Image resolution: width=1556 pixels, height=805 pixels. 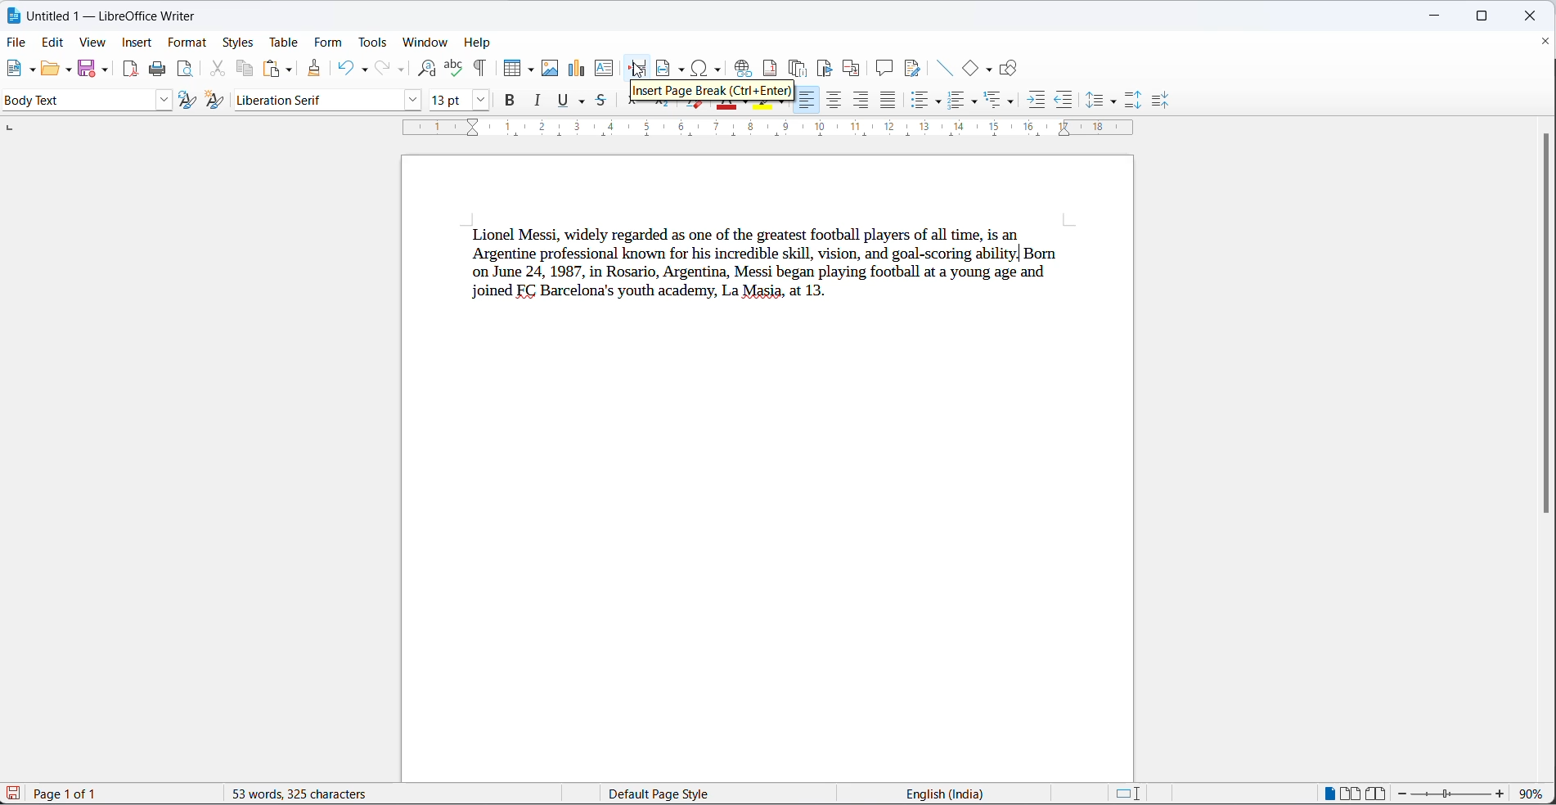 I want to click on insert comments, so click(x=883, y=70).